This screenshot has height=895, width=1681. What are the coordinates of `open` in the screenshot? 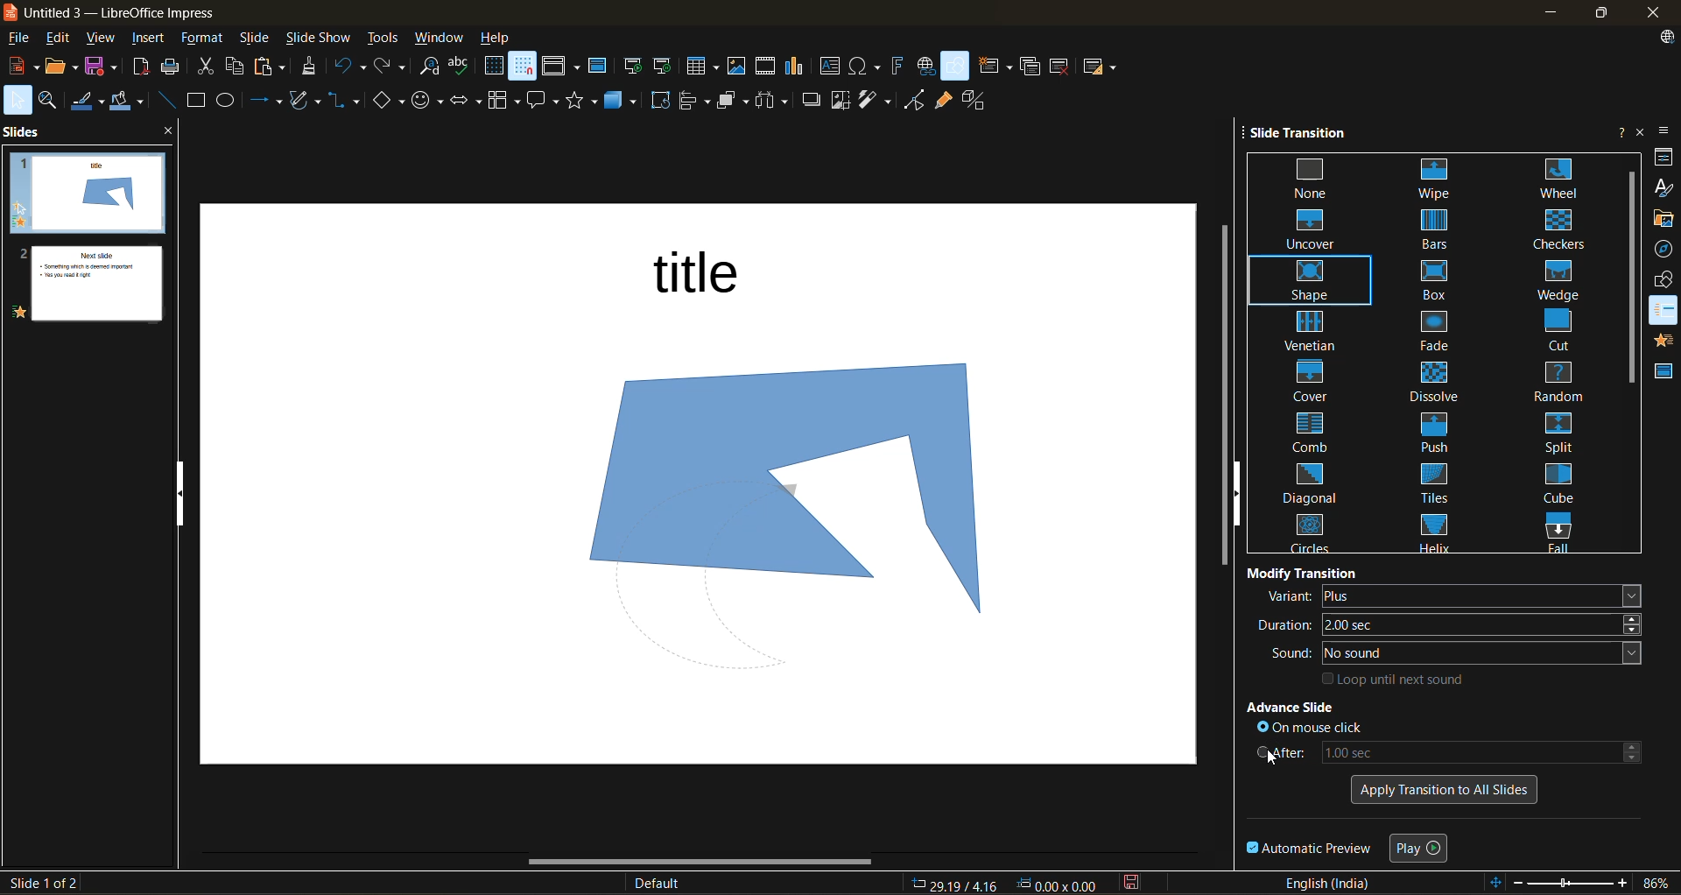 It's located at (62, 70).